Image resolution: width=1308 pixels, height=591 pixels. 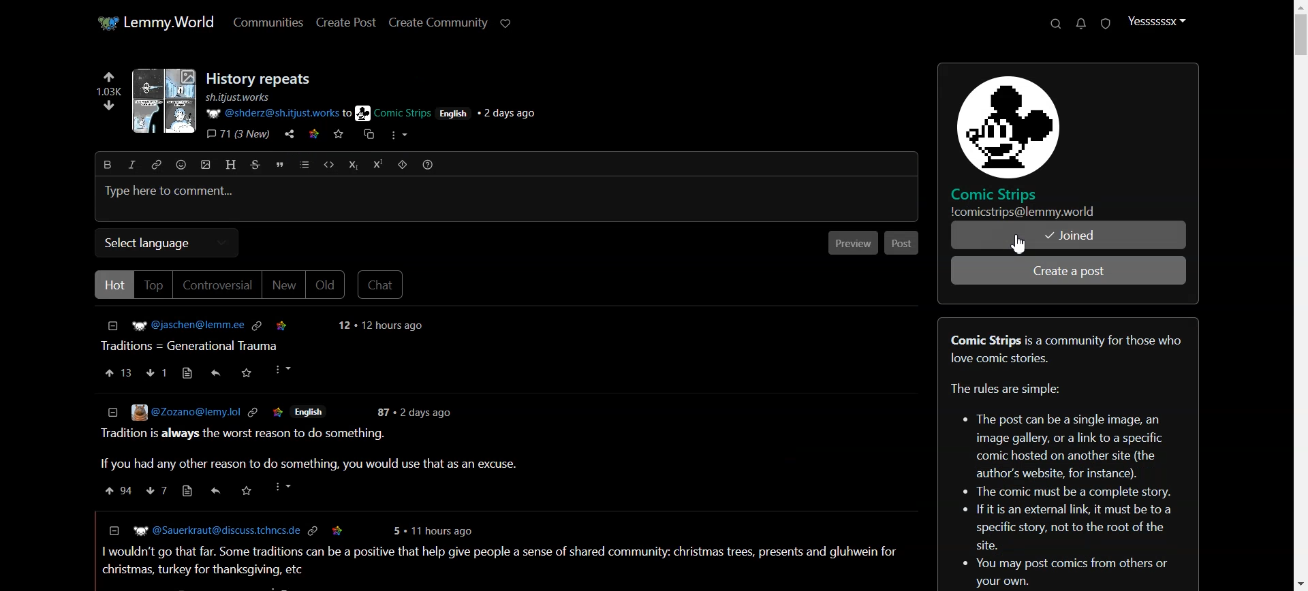 What do you see at coordinates (405, 113) in the screenshot?
I see `to Comic Strips English` at bounding box center [405, 113].